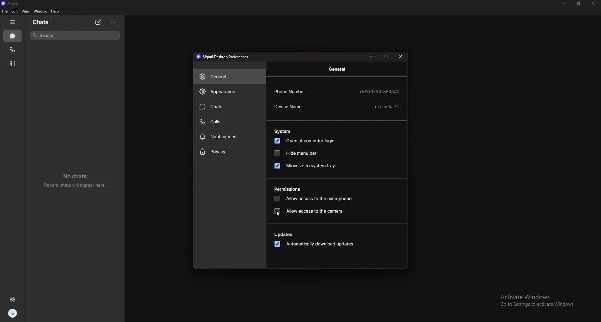  I want to click on phone number, so click(338, 91).